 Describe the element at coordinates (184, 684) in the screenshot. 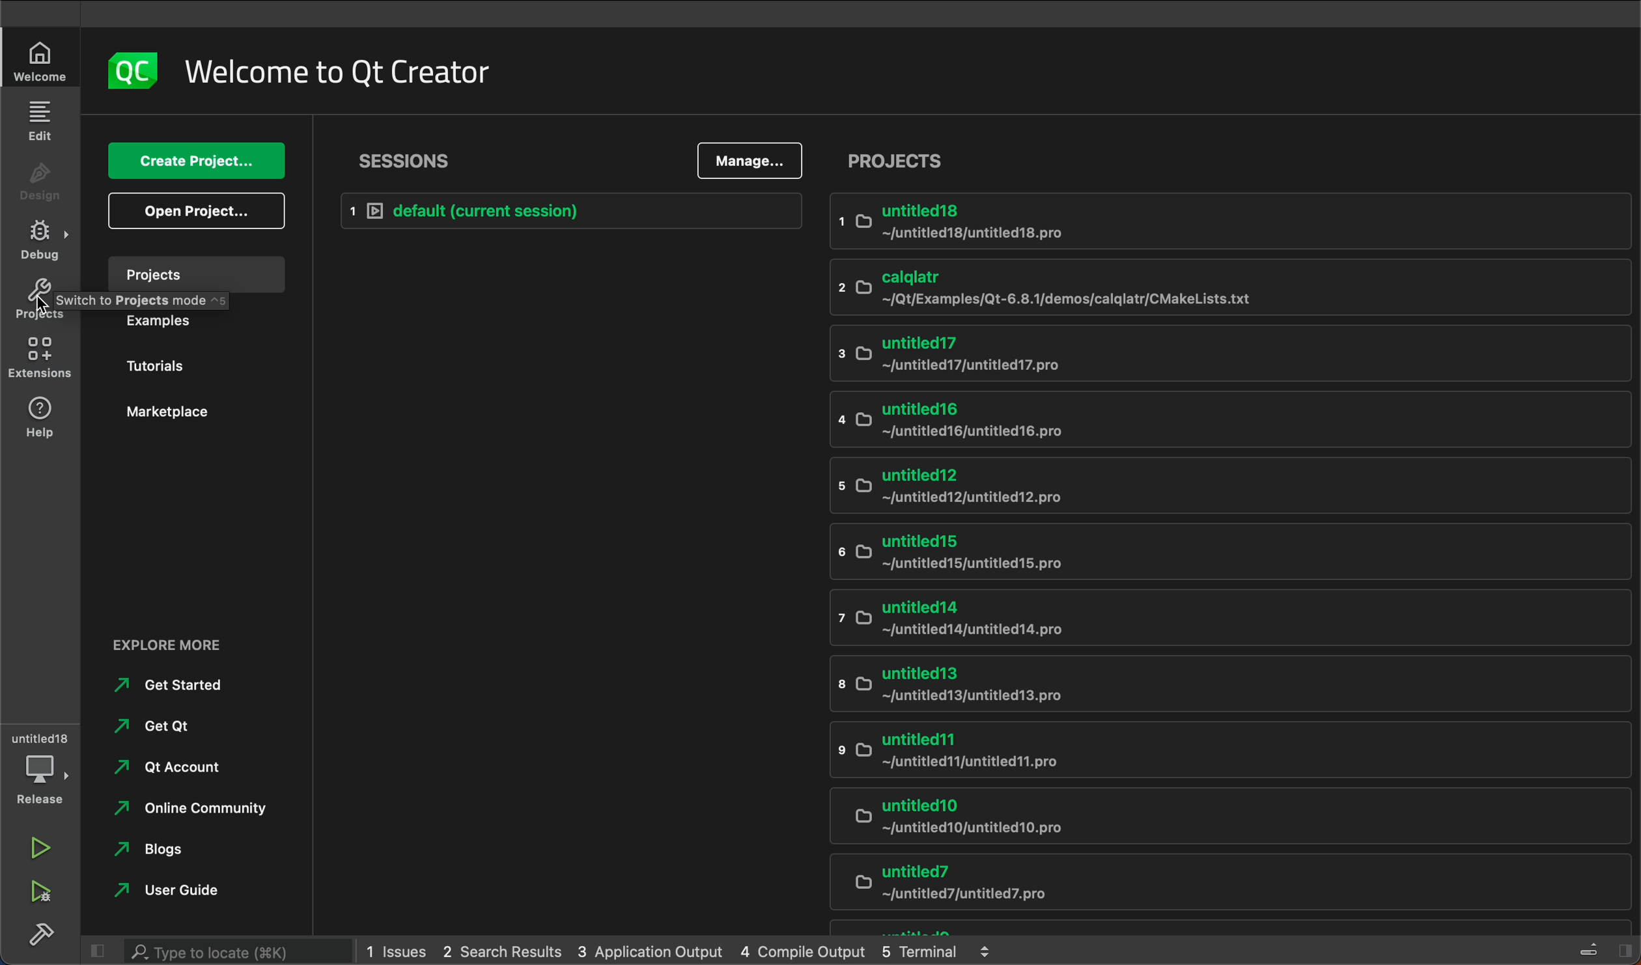

I see `get styarted` at that location.